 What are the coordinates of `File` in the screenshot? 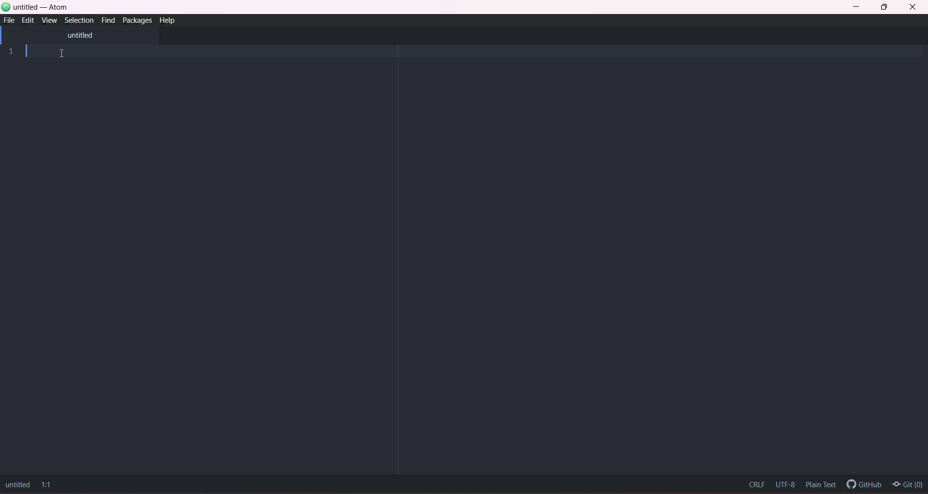 It's located at (9, 20).